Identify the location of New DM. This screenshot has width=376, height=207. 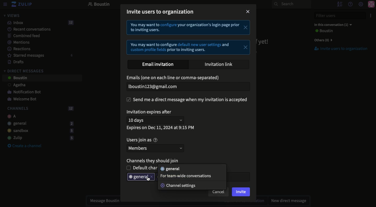
(287, 200).